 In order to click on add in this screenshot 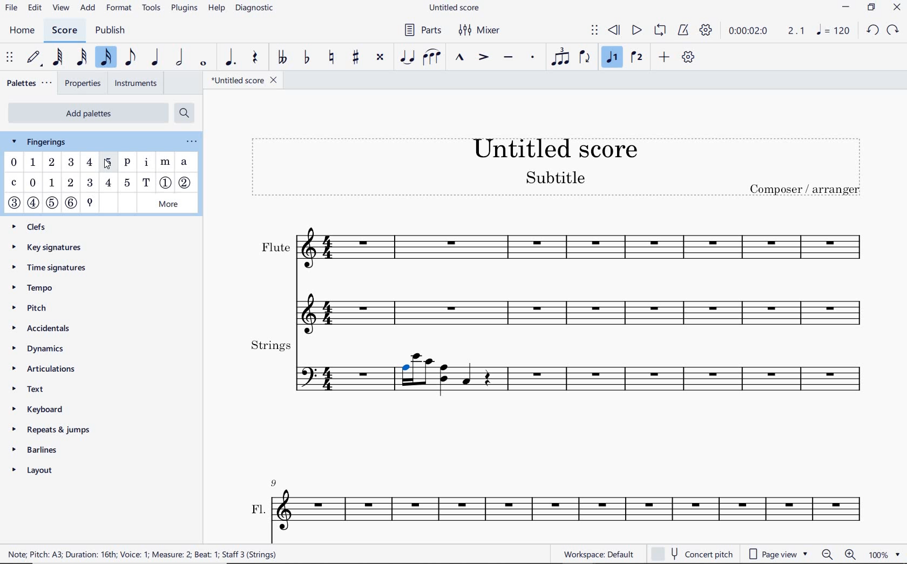, I will do `click(89, 9)`.